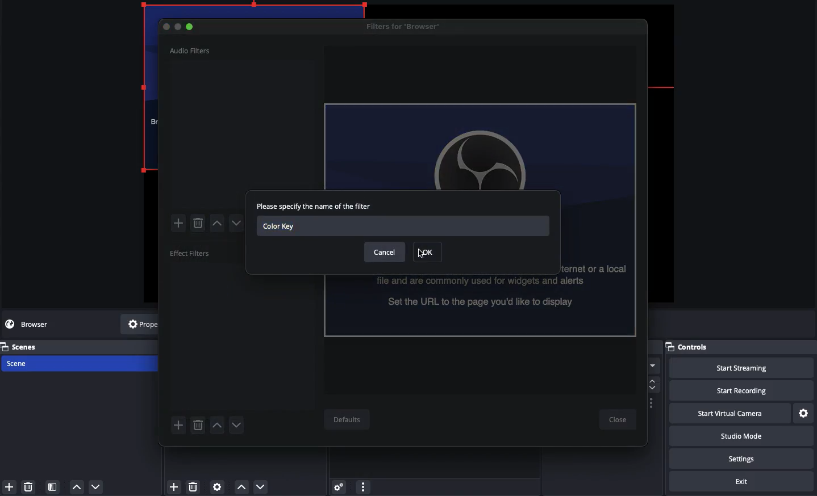 This screenshot has width=817, height=496. What do you see at coordinates (803, 414) in the screenshot?
I see `Settings` at bounding box center [803, 414].